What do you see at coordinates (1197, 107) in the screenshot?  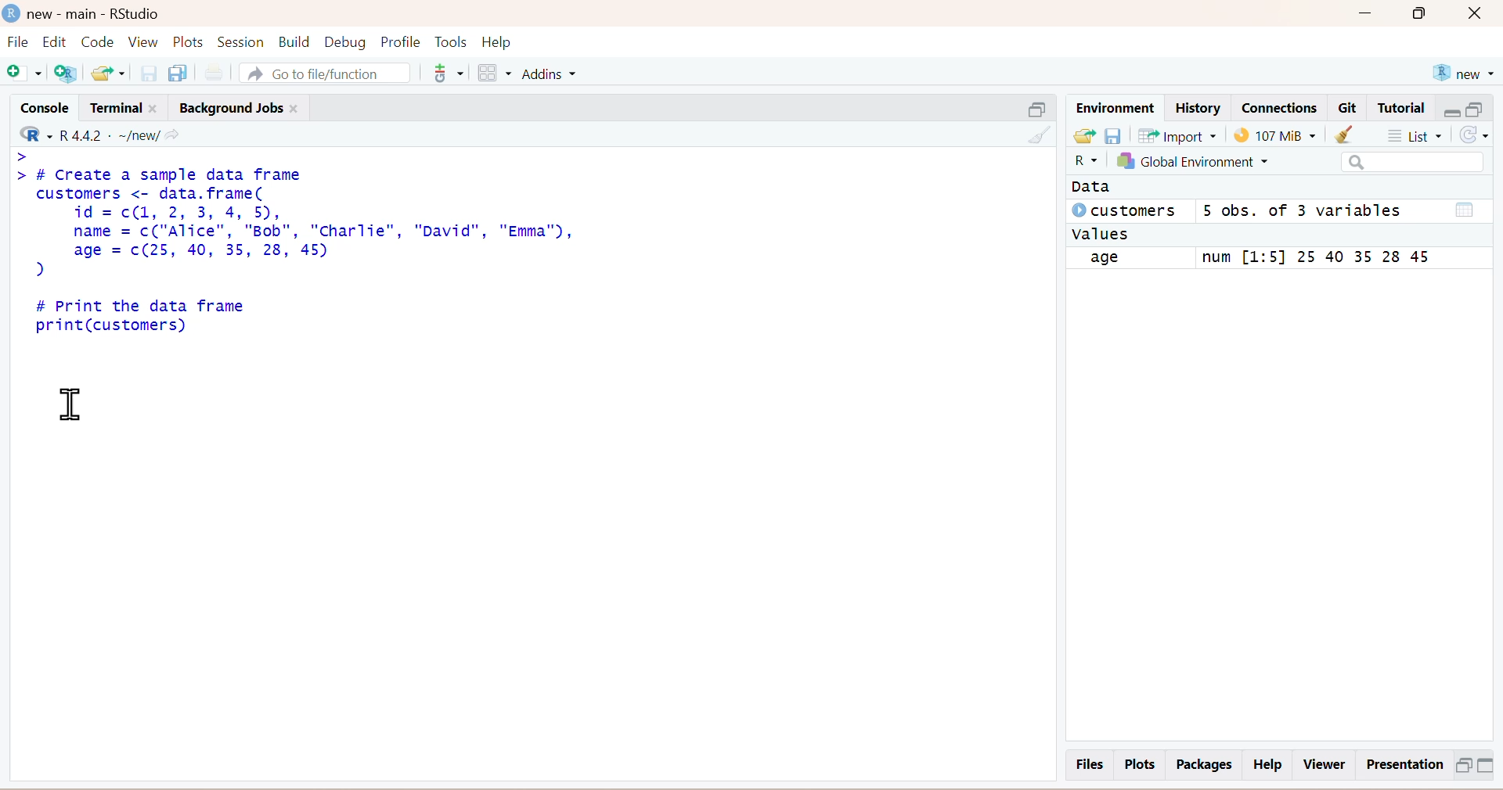 I see `History` at bounding box center [1197, 107].